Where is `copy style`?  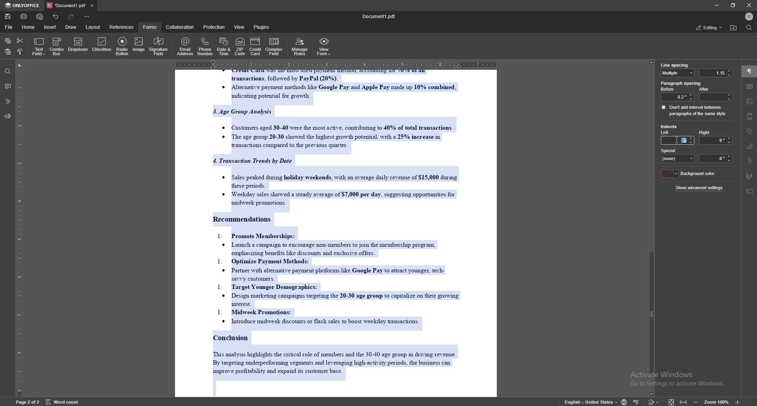 copy style is located at coordinates (21, 52).